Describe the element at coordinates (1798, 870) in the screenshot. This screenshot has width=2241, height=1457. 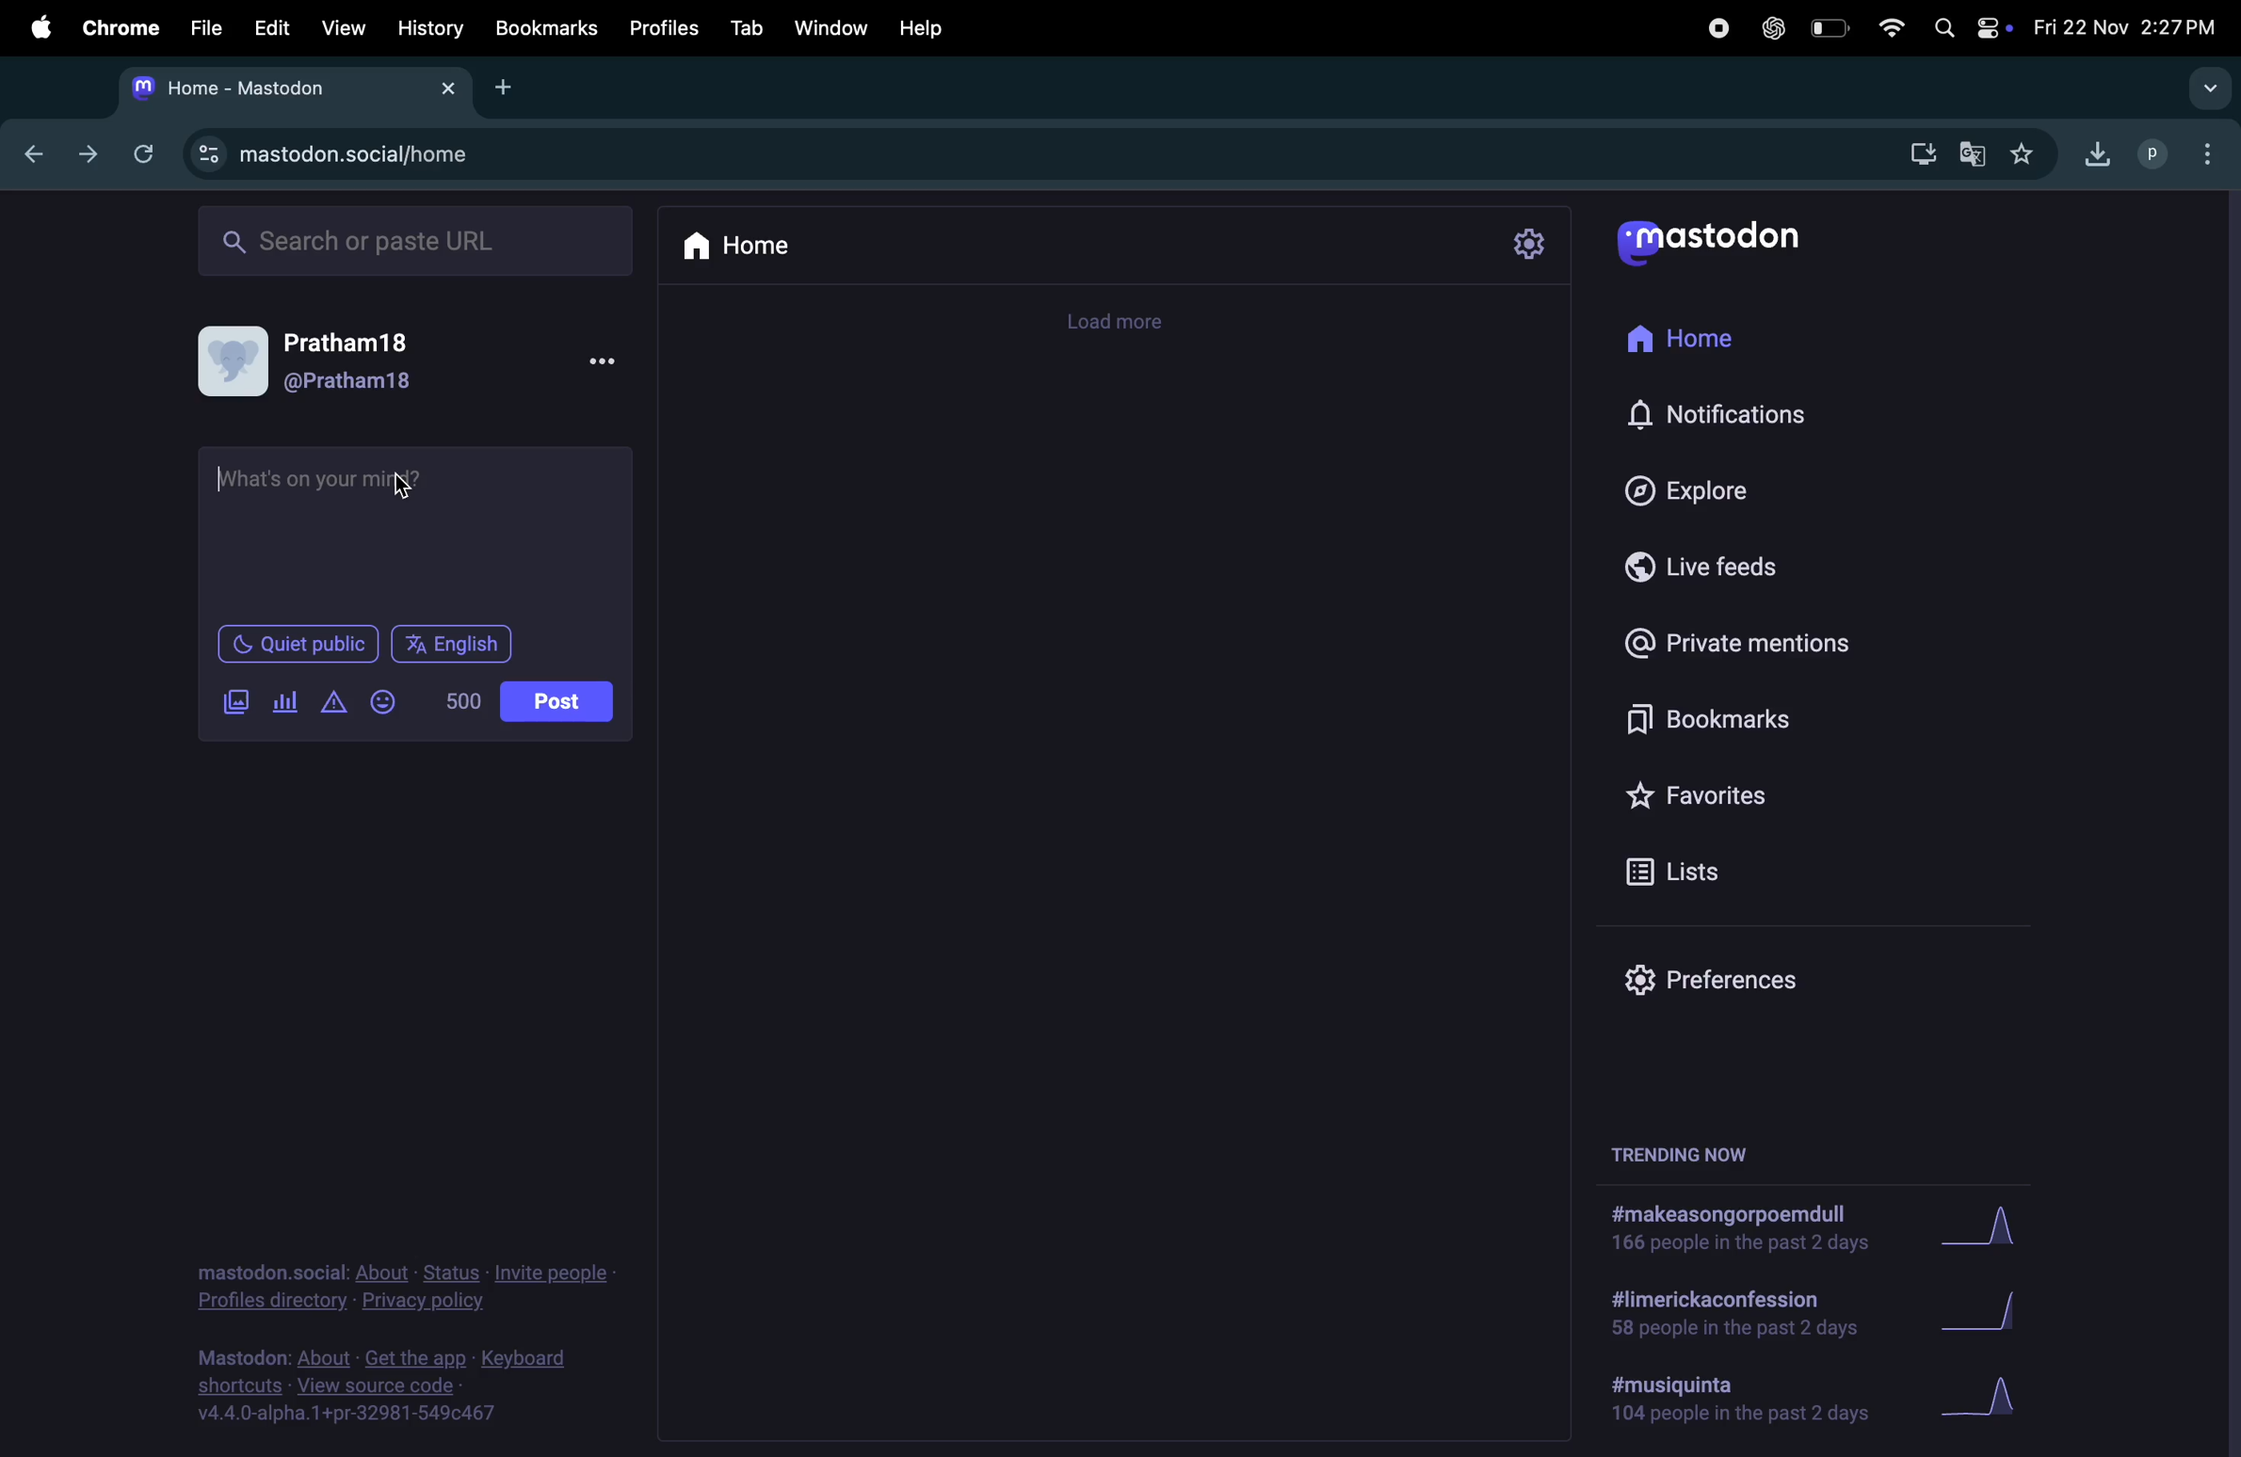
I see `lists` at that location.